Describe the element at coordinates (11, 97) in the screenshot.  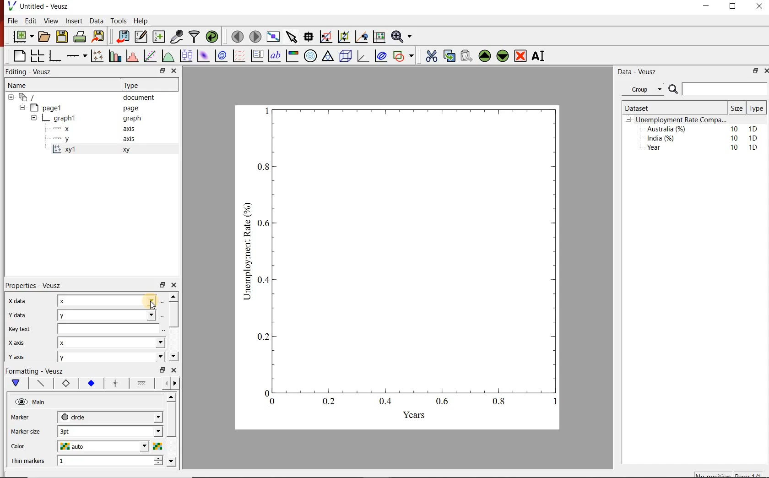
I see `collapse` at that location.